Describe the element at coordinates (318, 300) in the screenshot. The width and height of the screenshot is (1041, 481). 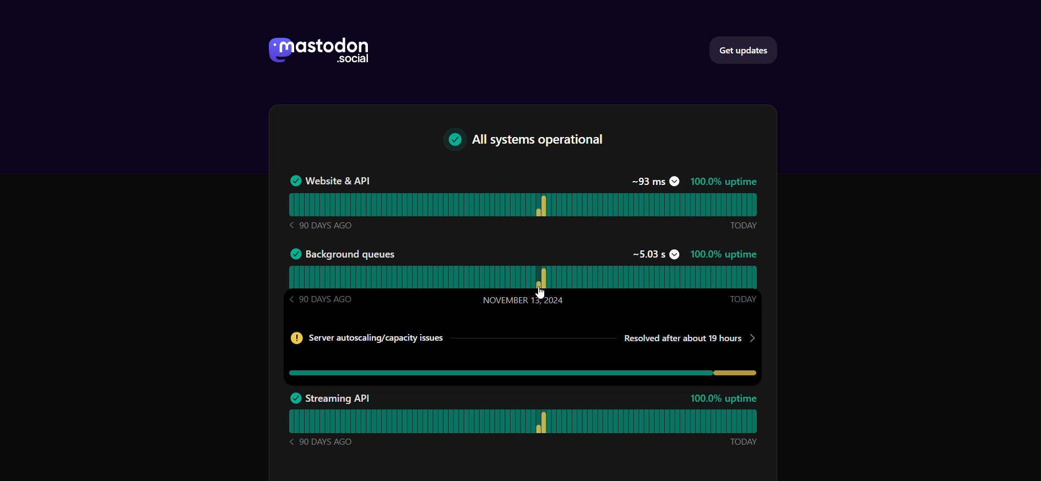
I see `90 DAYS AGO` at that location.